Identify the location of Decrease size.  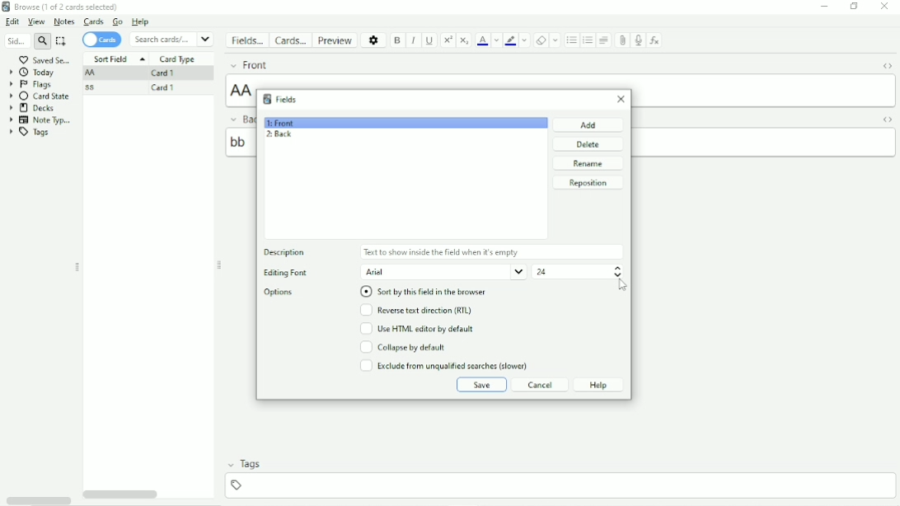
(617, 275).